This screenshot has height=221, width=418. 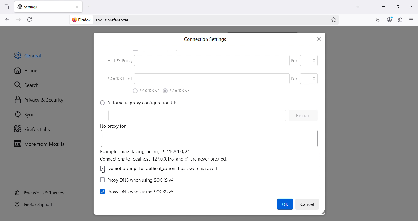 I want to click on cursor, so click(x=104, y=171).